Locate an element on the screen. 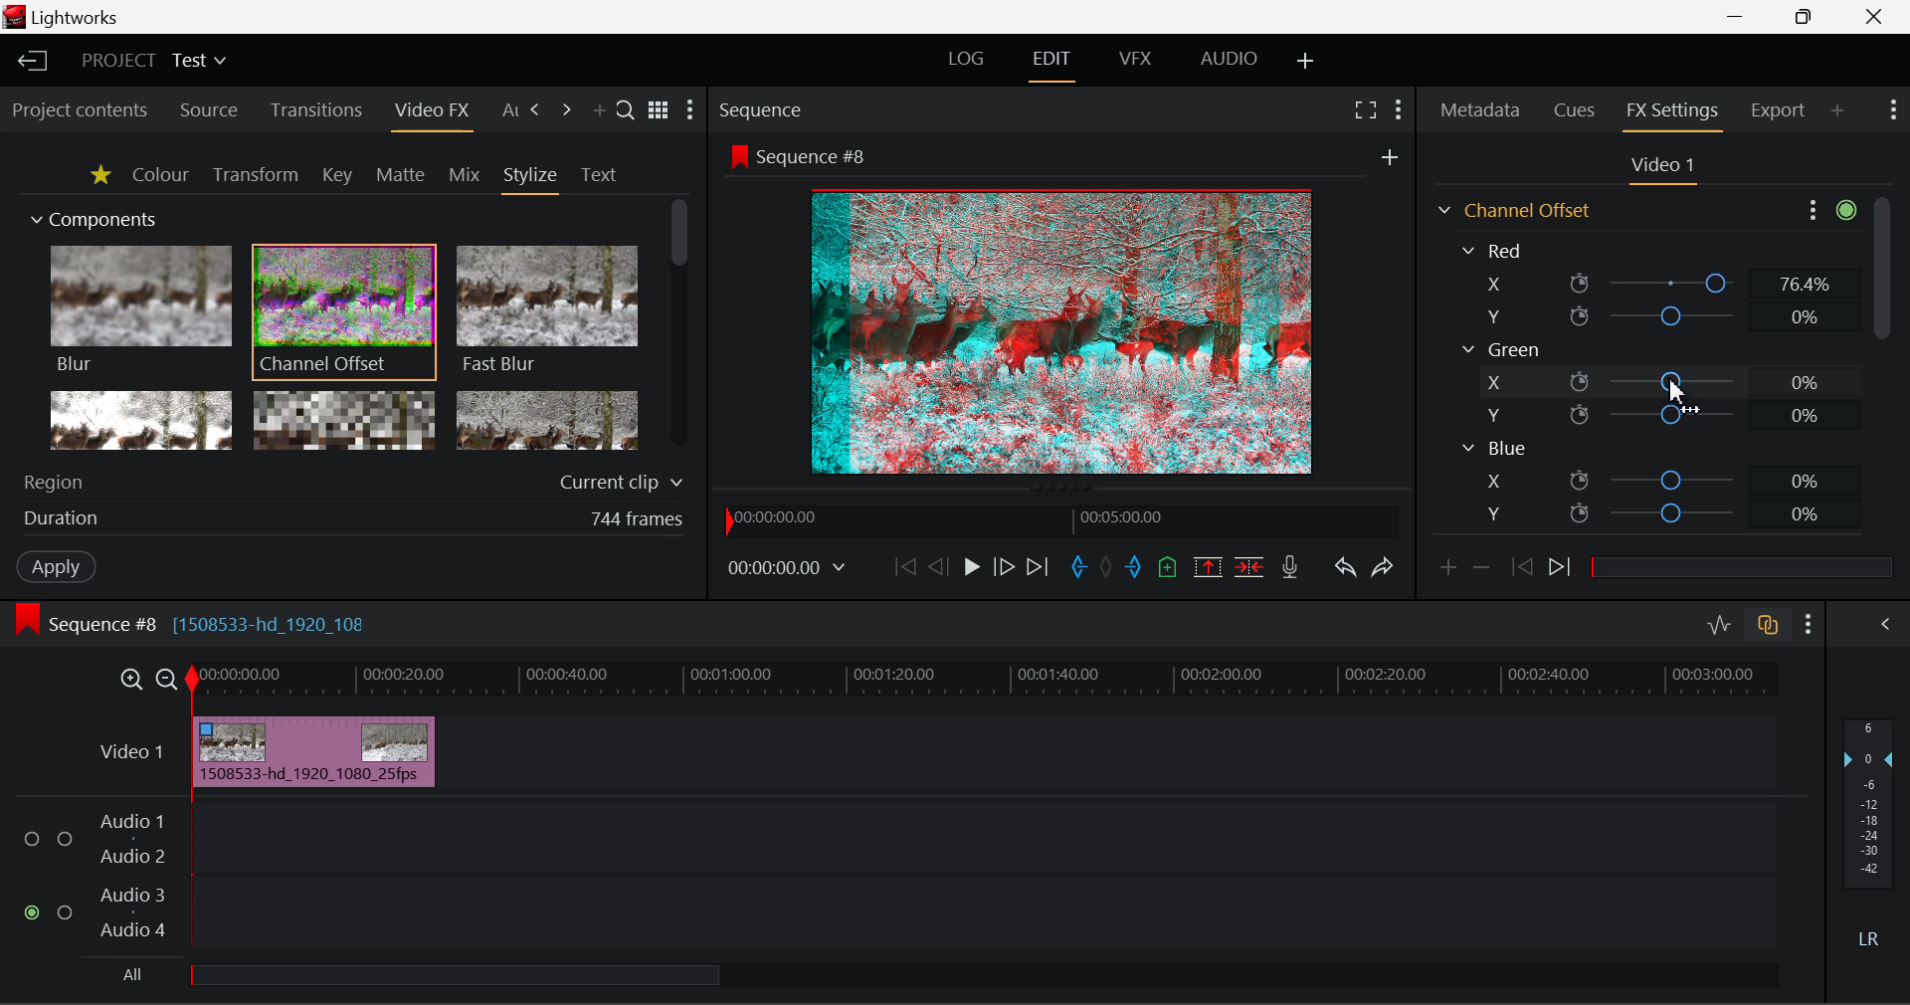  Decibel Level is located at coordinates (1870, 831).